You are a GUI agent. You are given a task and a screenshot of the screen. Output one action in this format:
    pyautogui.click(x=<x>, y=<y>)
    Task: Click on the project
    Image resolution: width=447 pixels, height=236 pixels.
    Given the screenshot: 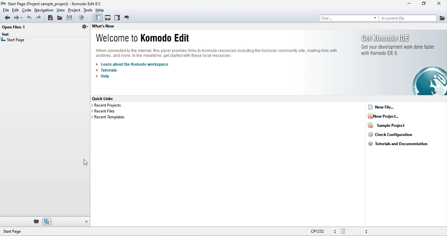 What is the action you would take?
    pyautogui.click(x=75, y=10)
    